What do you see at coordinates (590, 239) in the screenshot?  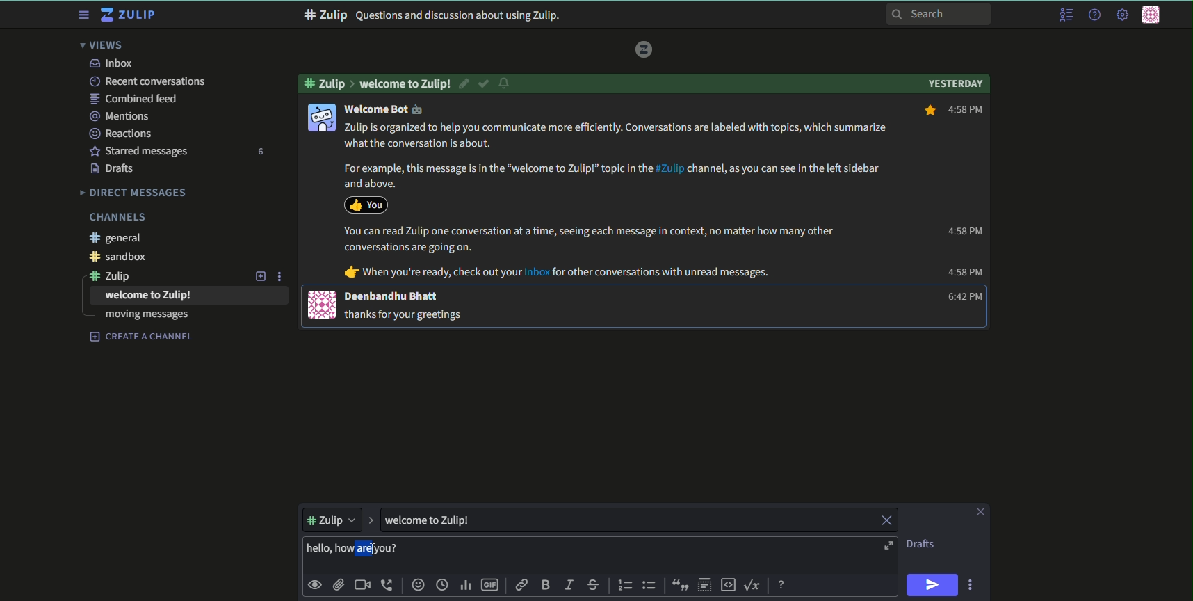 I see `You can read Zulip one conversation at a time, seeing each message in context, no matter how many other
conversations are going on.` at bounding box center [590, 239].